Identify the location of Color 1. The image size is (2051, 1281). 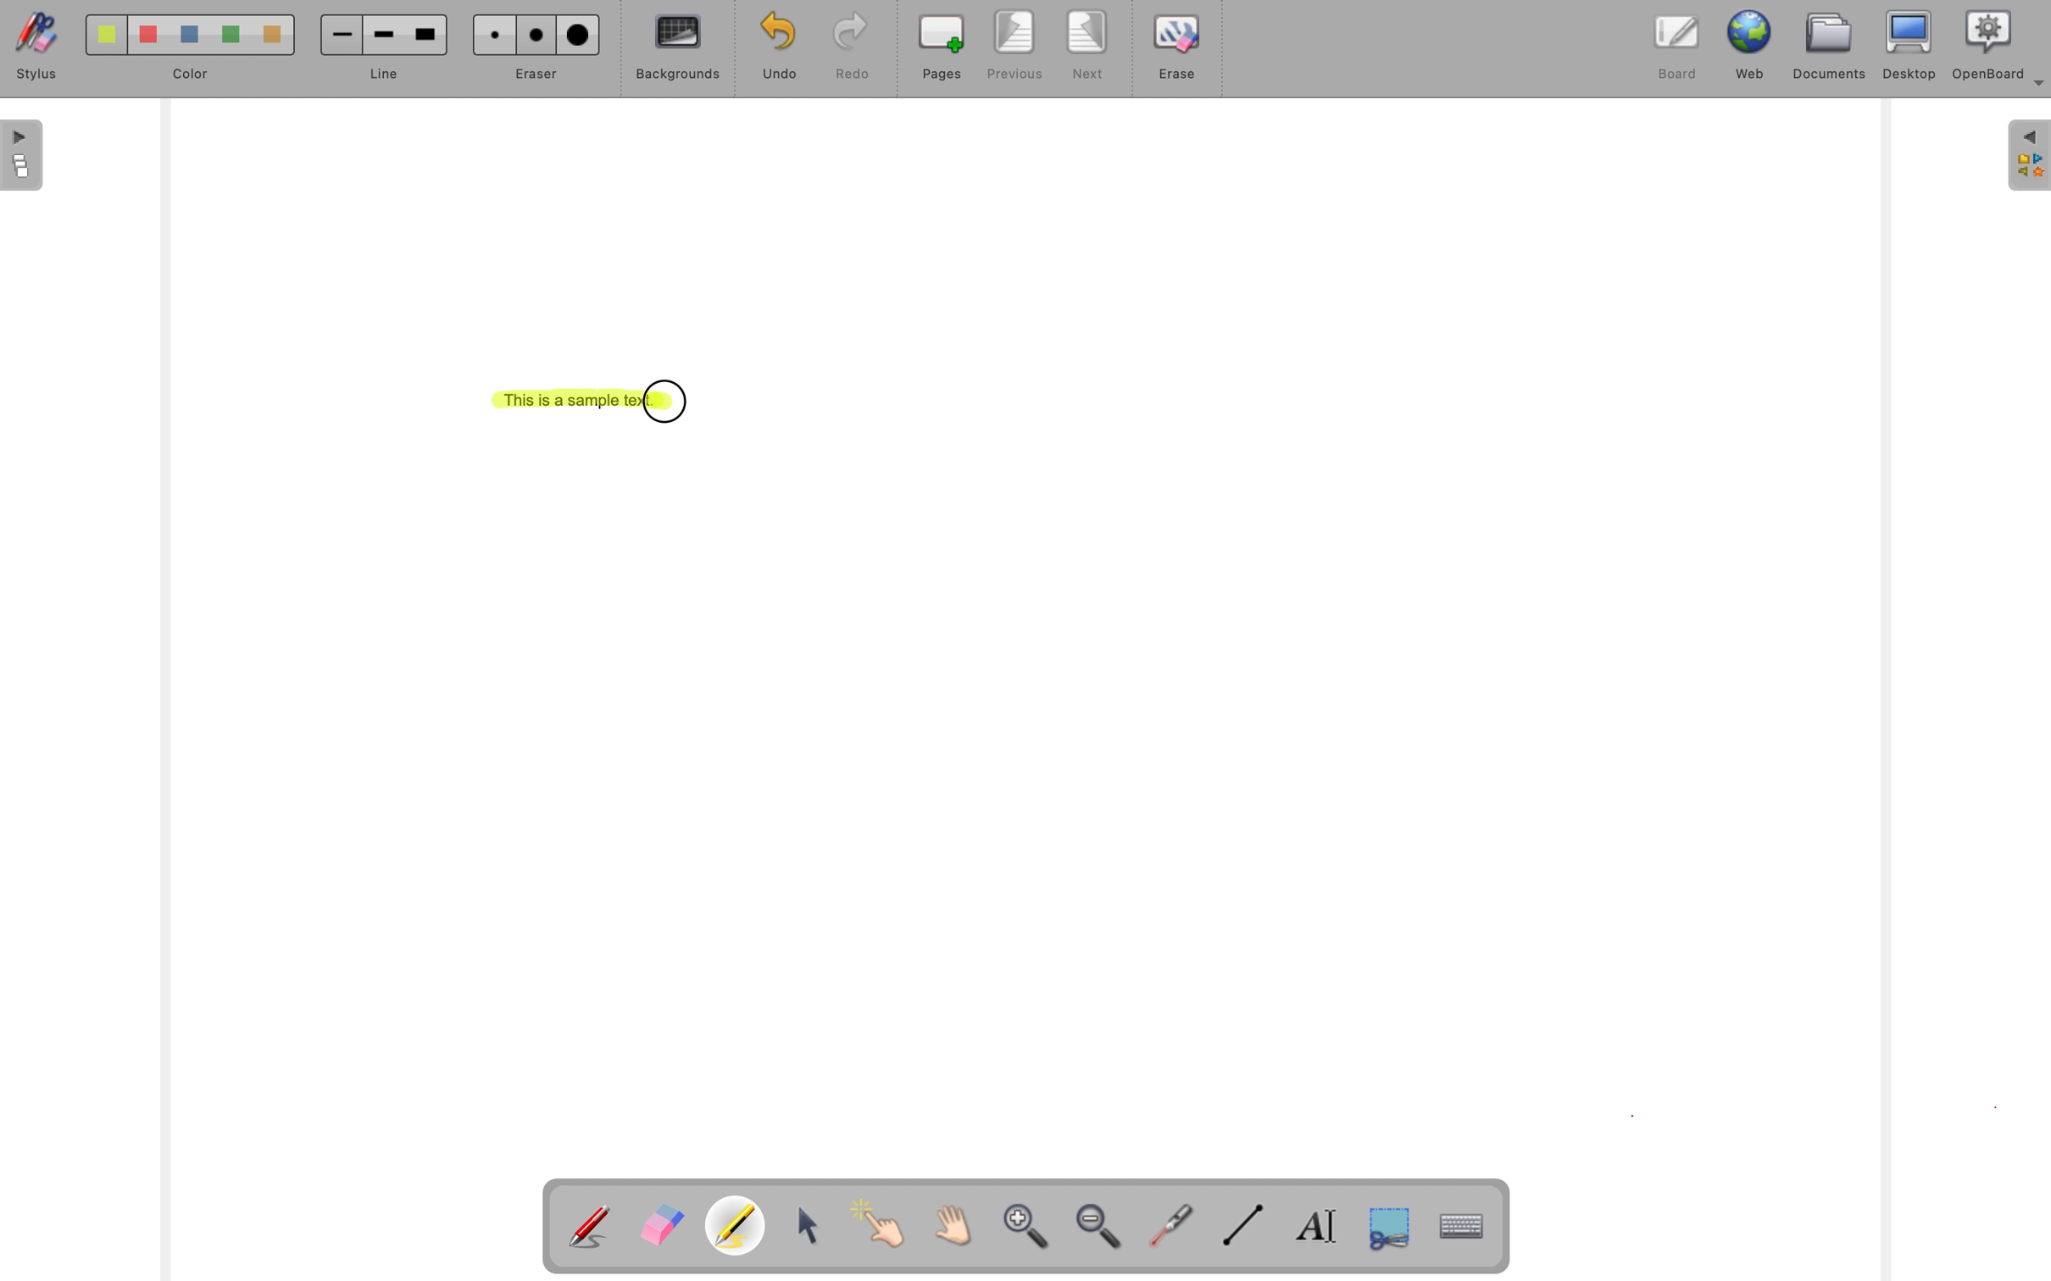
(108, 36).